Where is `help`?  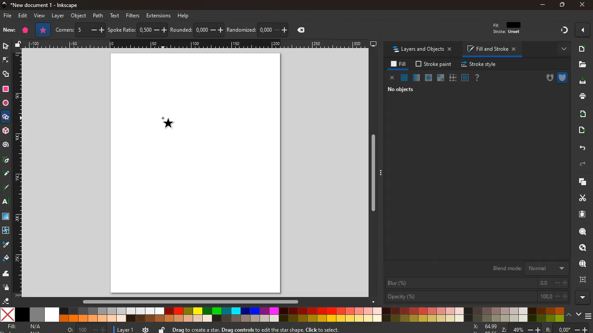 help is located at coordinates (480, 78).